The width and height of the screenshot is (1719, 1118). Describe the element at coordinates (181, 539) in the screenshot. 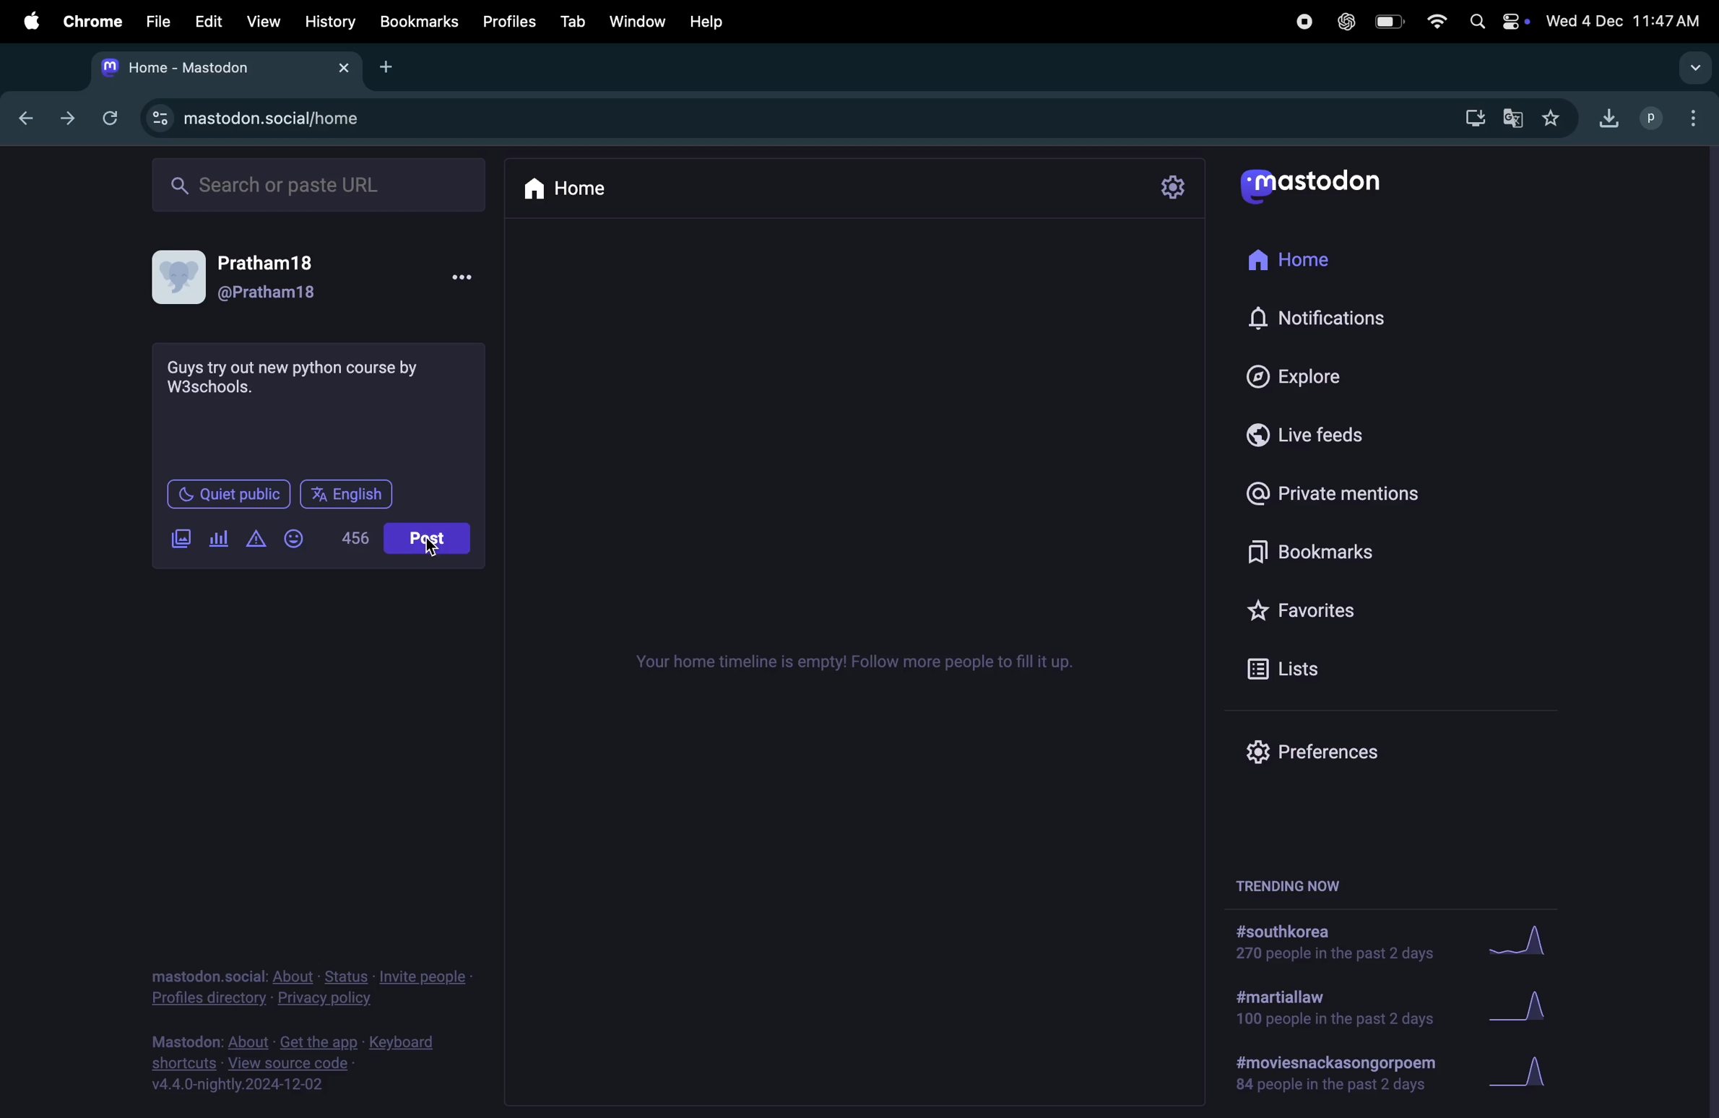

I see `images` at that location.